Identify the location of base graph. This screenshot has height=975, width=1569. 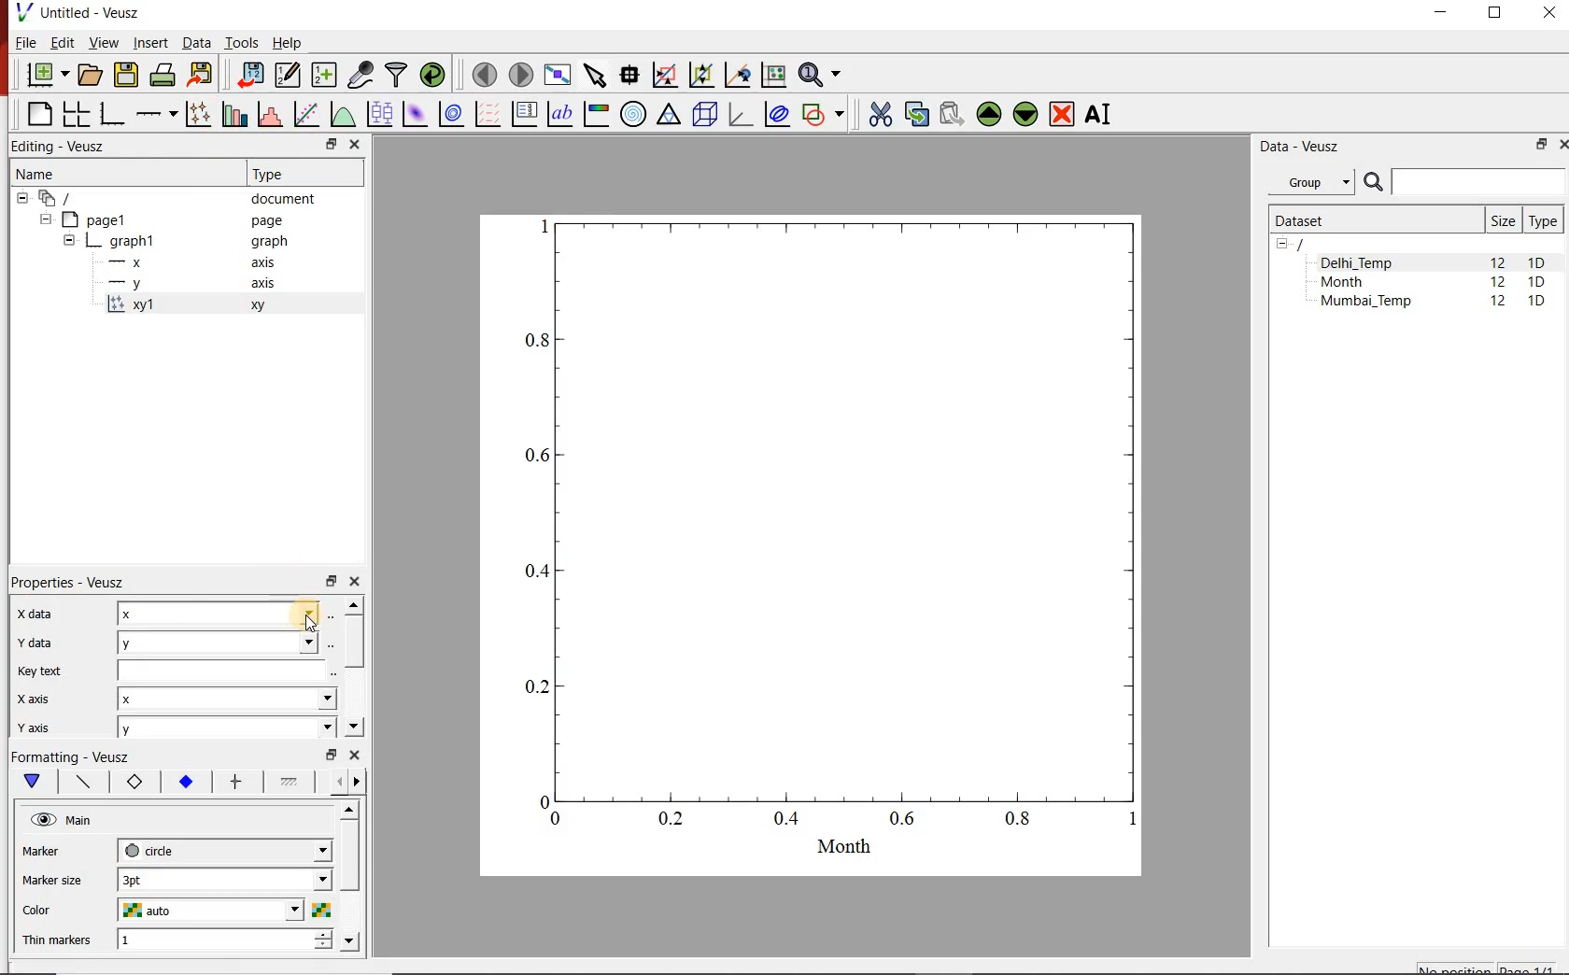
(110, 115).